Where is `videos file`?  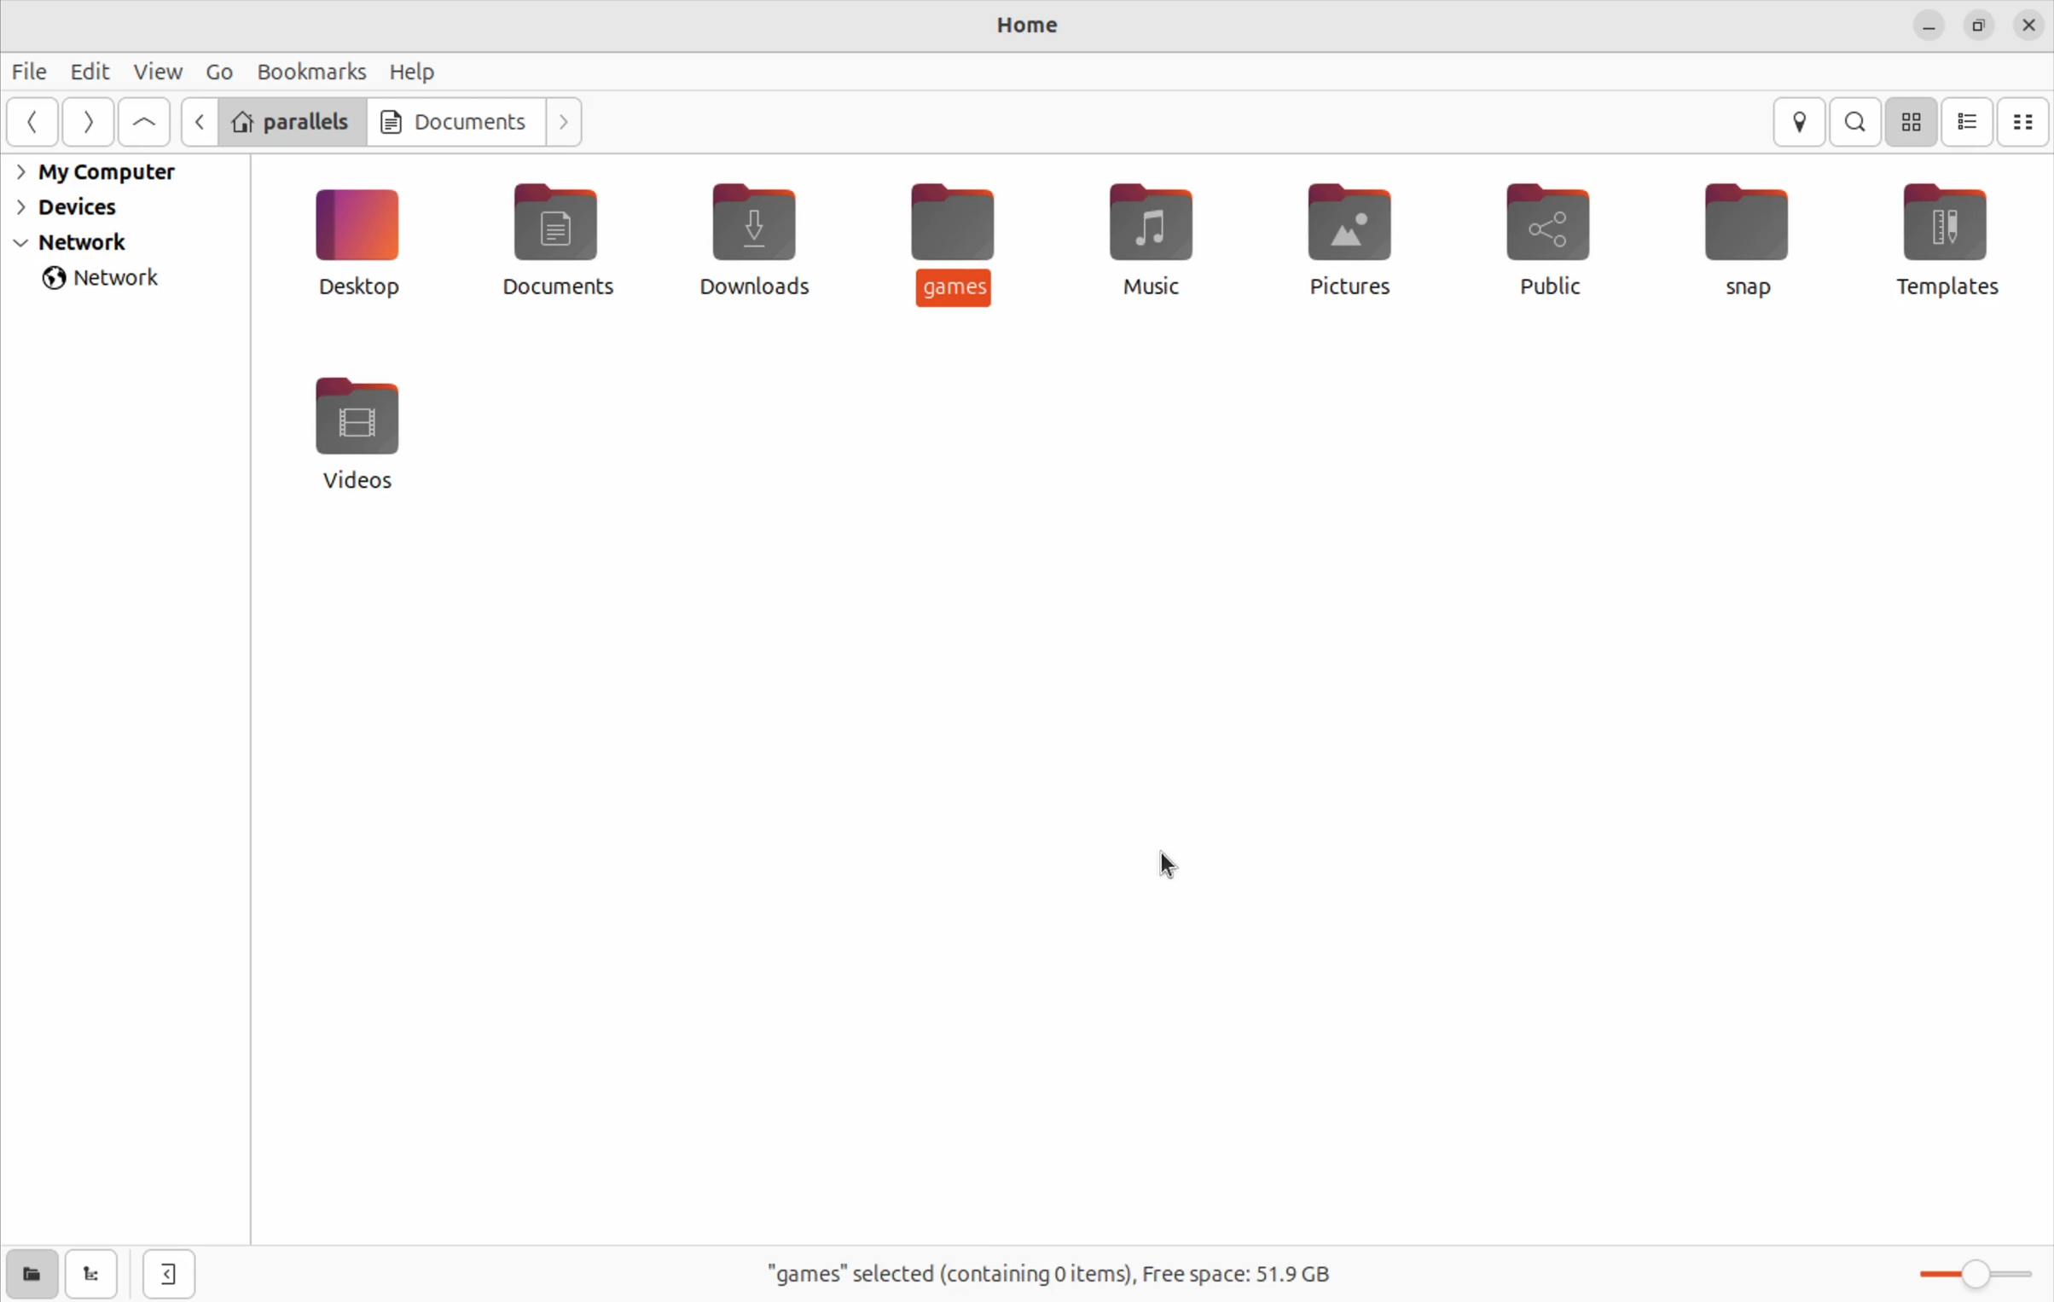
videos file is located at coordinates (355, 433).